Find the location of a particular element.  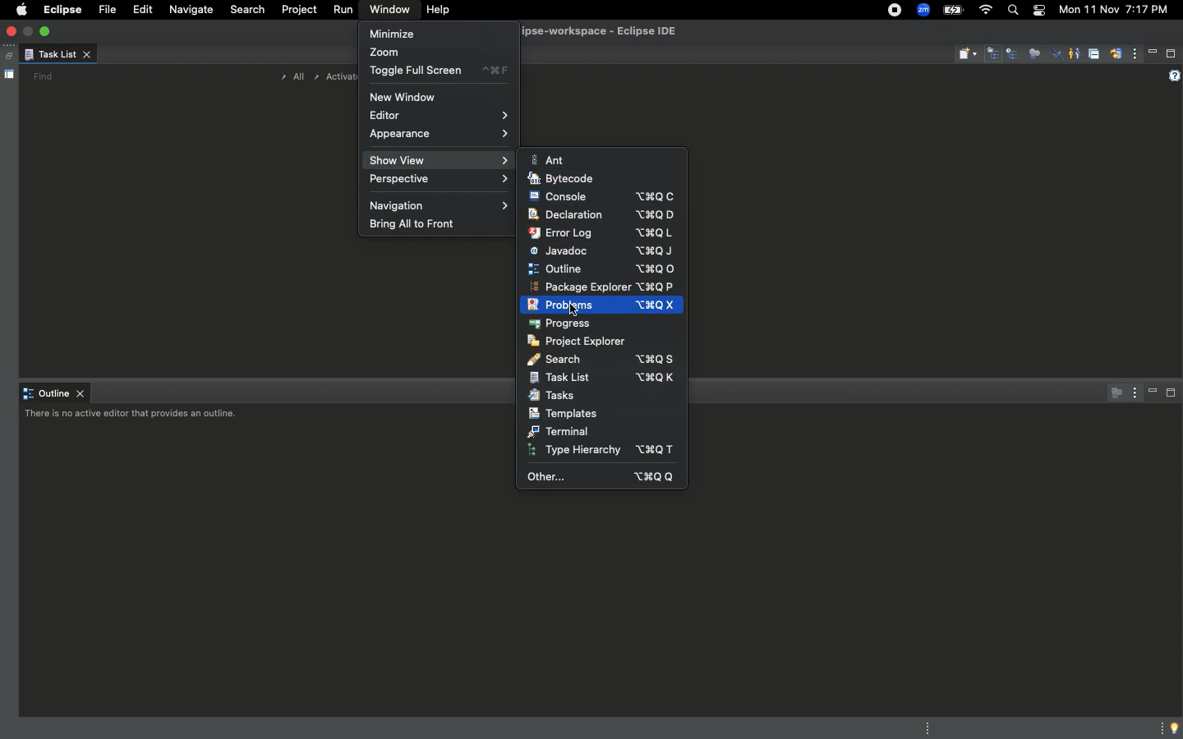

Tasks is located at coordinates (557, 397).